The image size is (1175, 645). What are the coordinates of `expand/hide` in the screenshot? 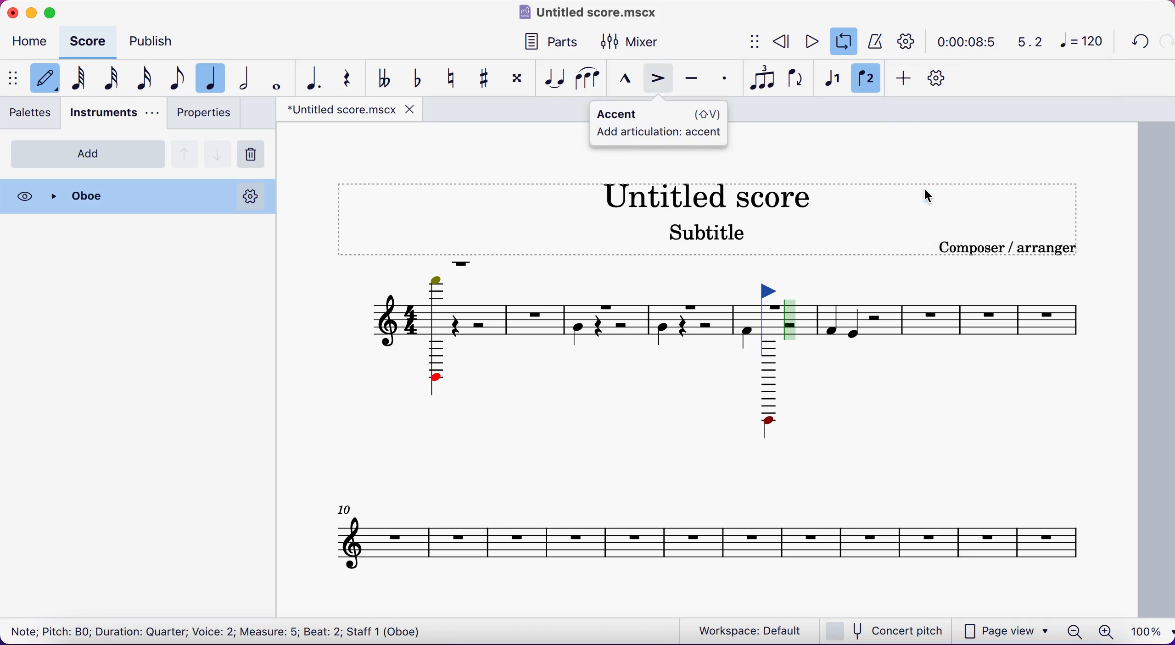 It's located at (756, 42).